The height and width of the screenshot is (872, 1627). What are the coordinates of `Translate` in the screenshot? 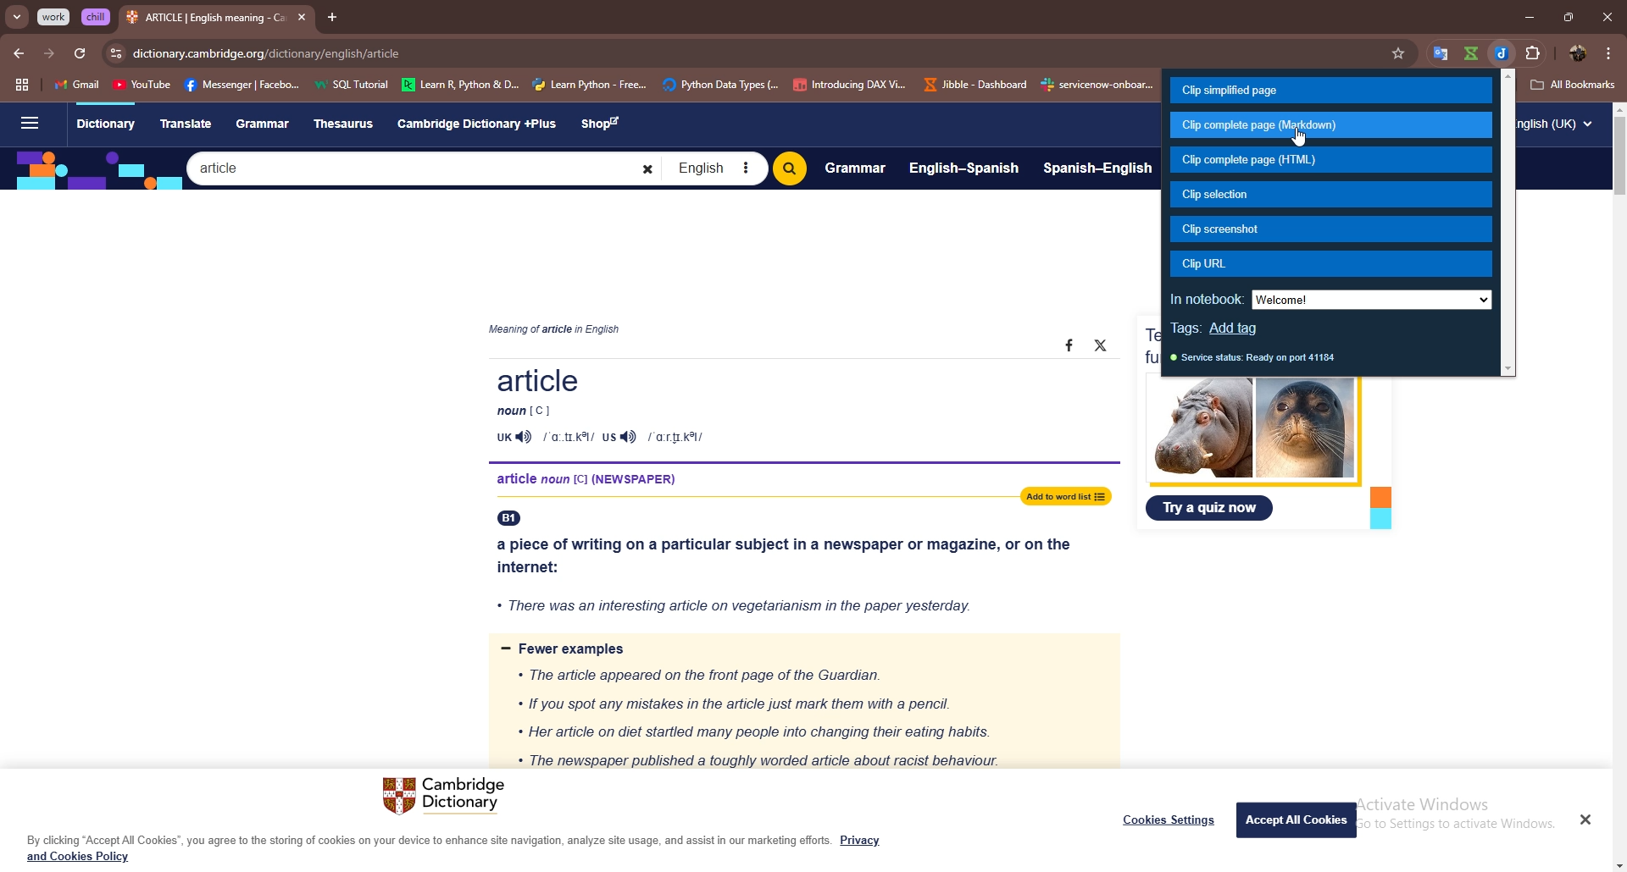 It's located at (186, 122).